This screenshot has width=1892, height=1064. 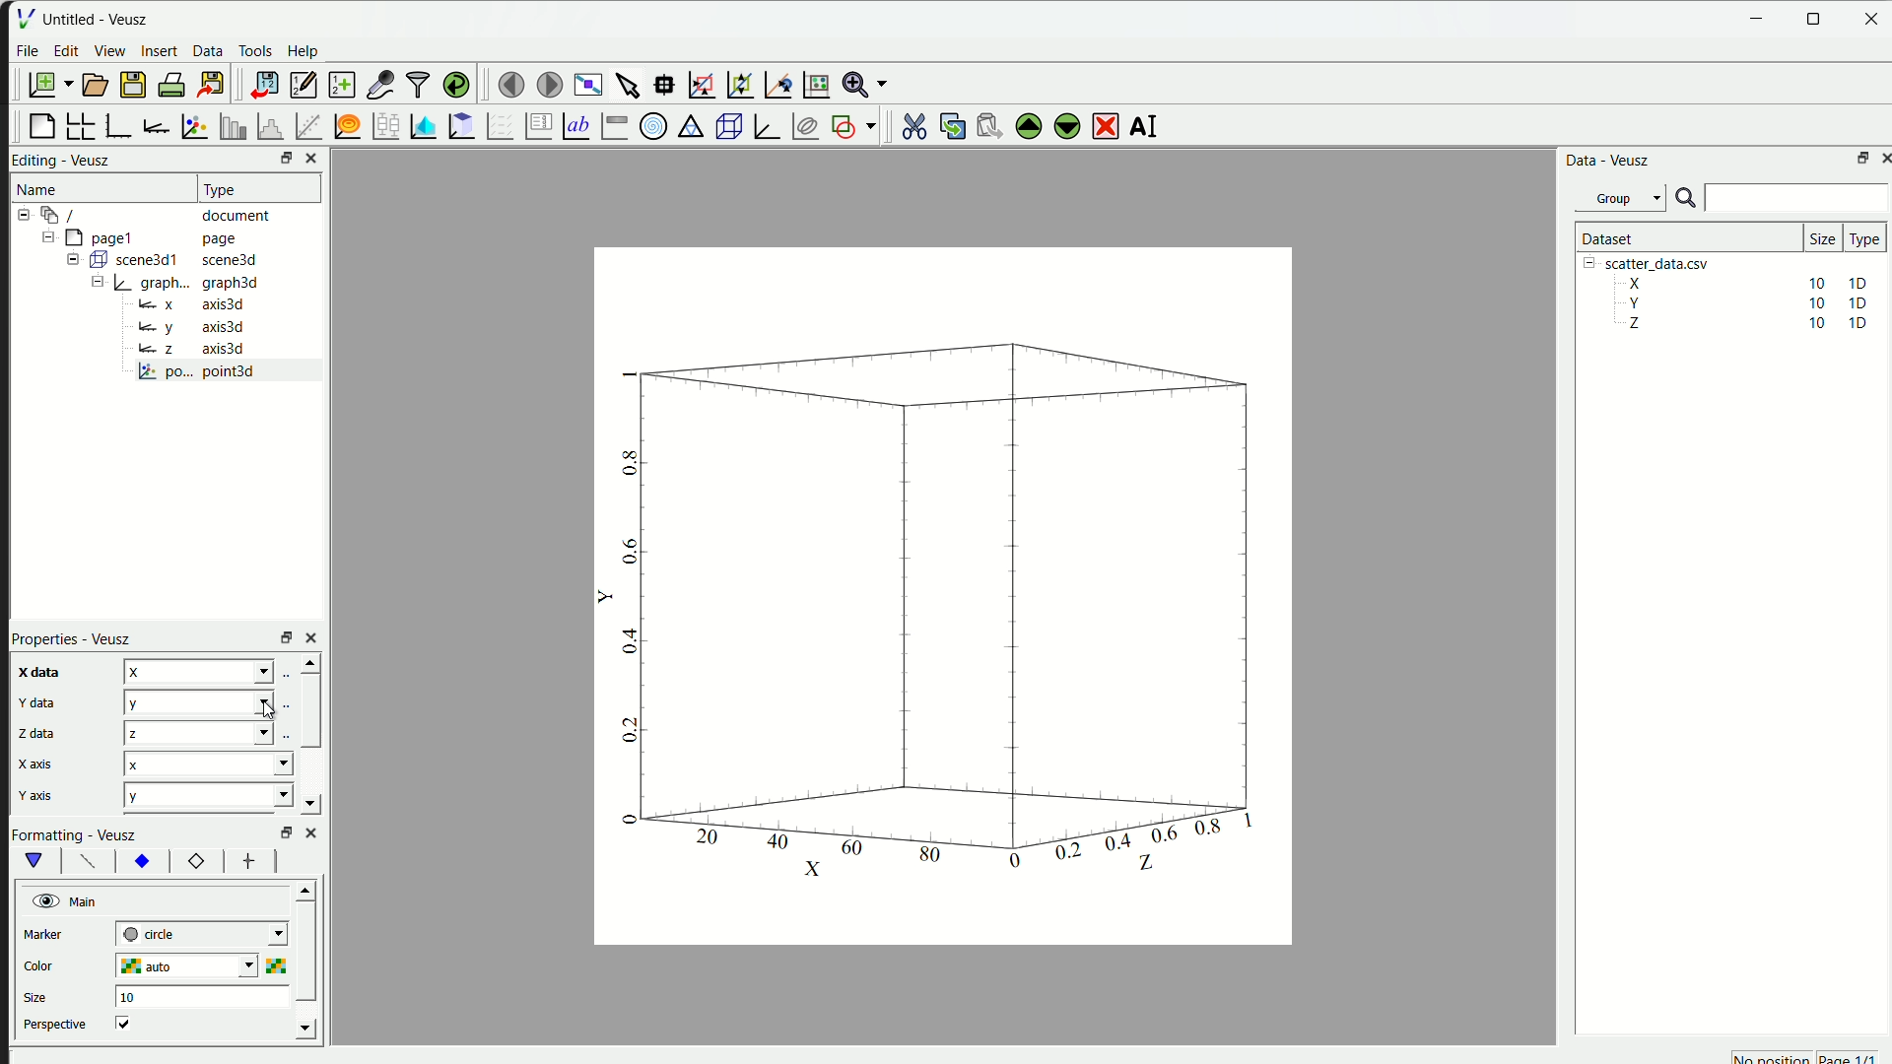 What do you see at coordinates (36, 764) in the screenshot?
I see `x axis` at bounding box center [36, 764].